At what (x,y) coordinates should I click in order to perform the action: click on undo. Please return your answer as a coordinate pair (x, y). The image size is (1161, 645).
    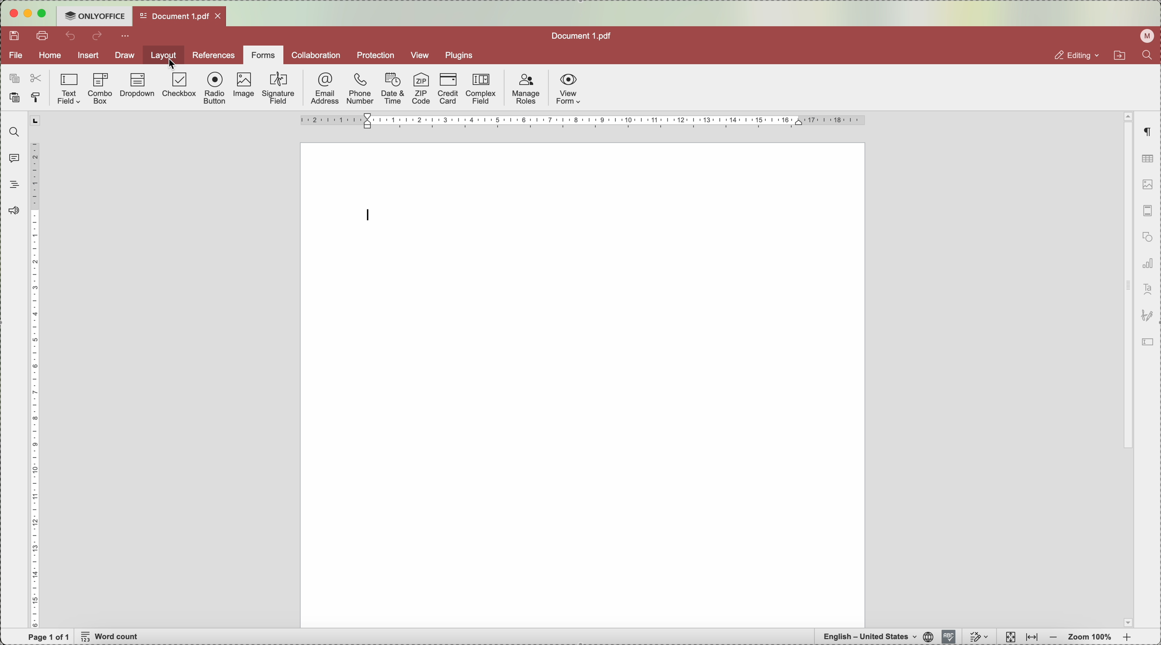
    Looking at the image, I should click on (72, 36).